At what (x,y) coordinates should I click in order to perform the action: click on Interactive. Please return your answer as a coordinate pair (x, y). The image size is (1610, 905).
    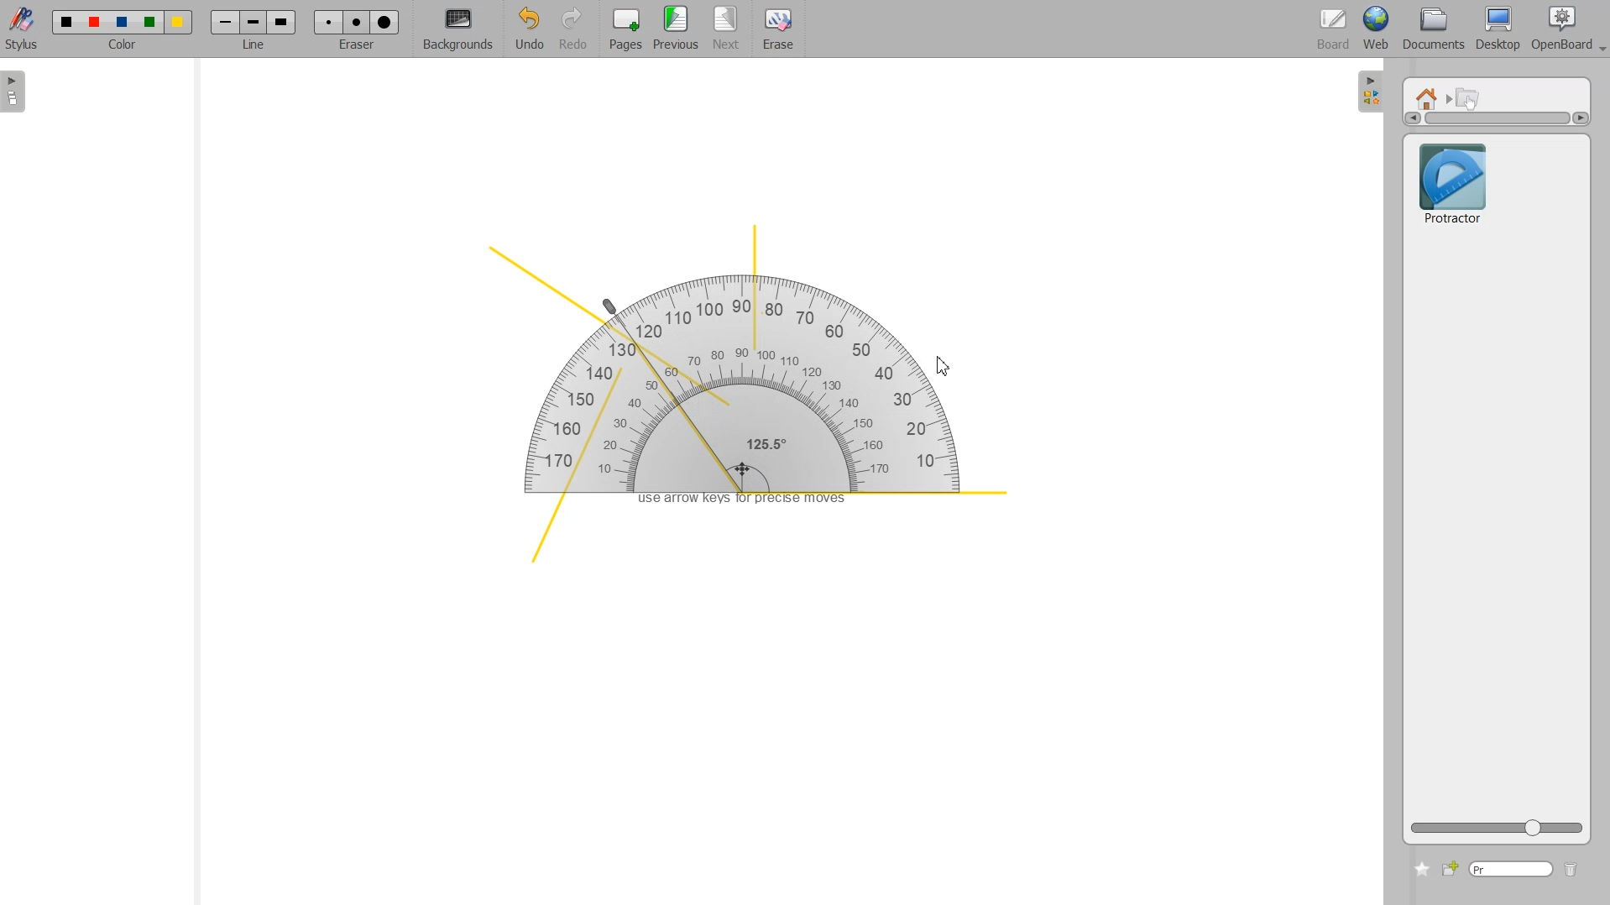
    Looking at the image, I should click on (1469, 97).